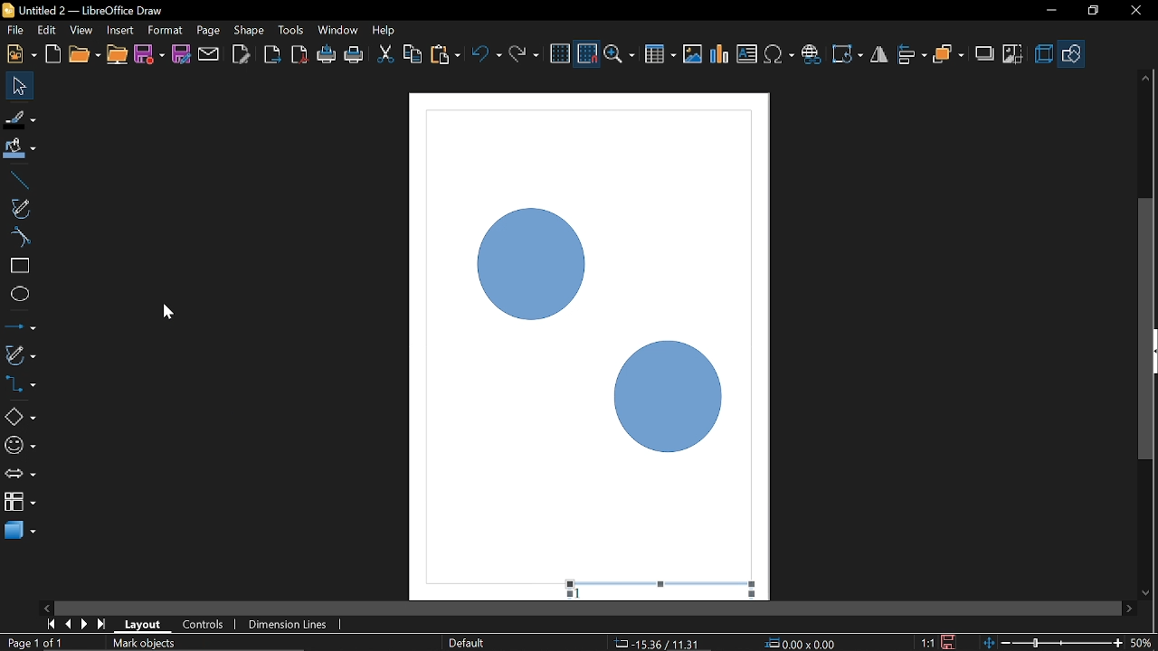 The width and height of the screenshot is (1158, 651). What do you see at coordinates (20, 448) in the screenshot?
I see `symbol shapes` at bounding box center [20, 448].